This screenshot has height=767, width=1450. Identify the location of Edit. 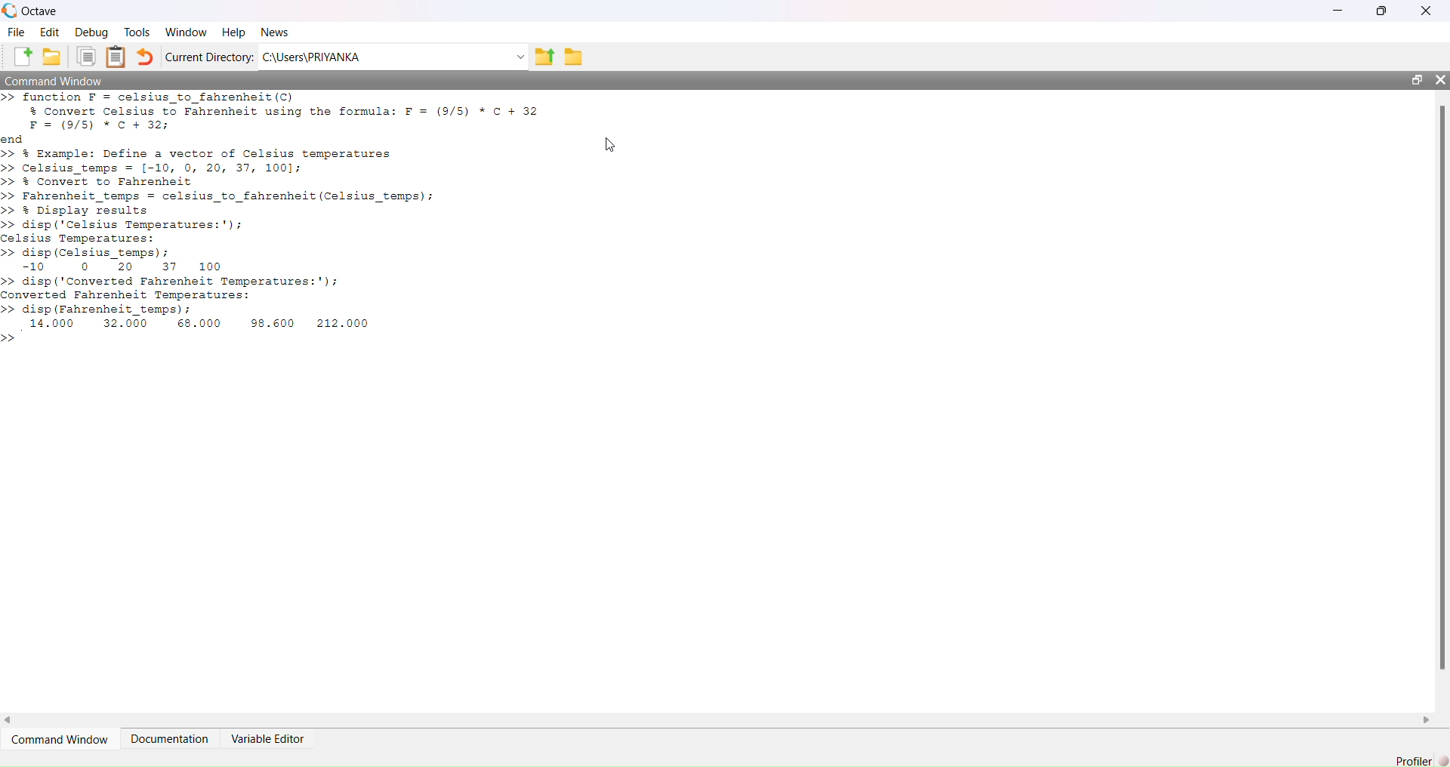
(50, 32).